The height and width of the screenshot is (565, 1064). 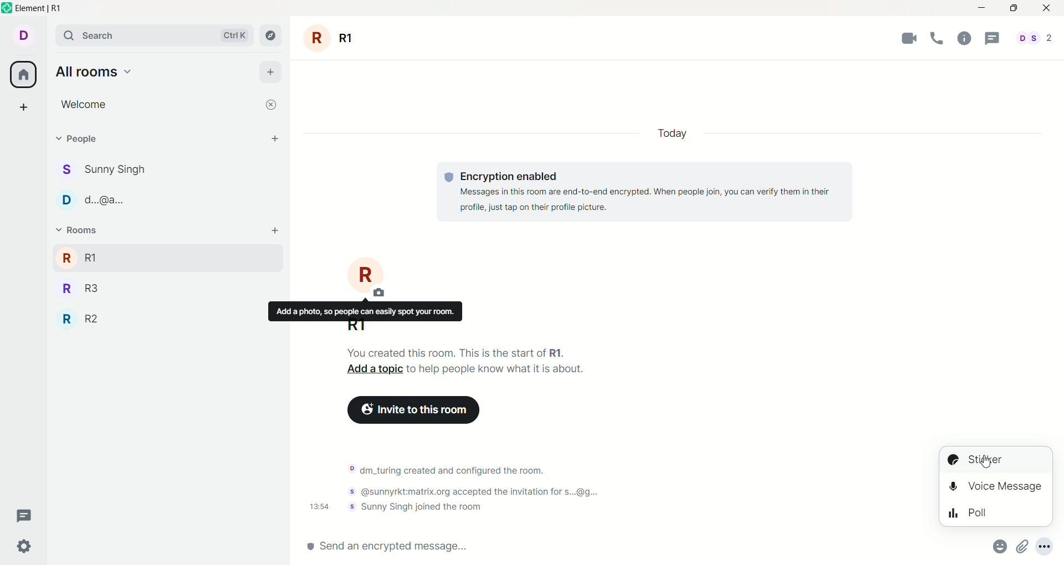 I want to click on Element | R1, so click(x=38, y=8).